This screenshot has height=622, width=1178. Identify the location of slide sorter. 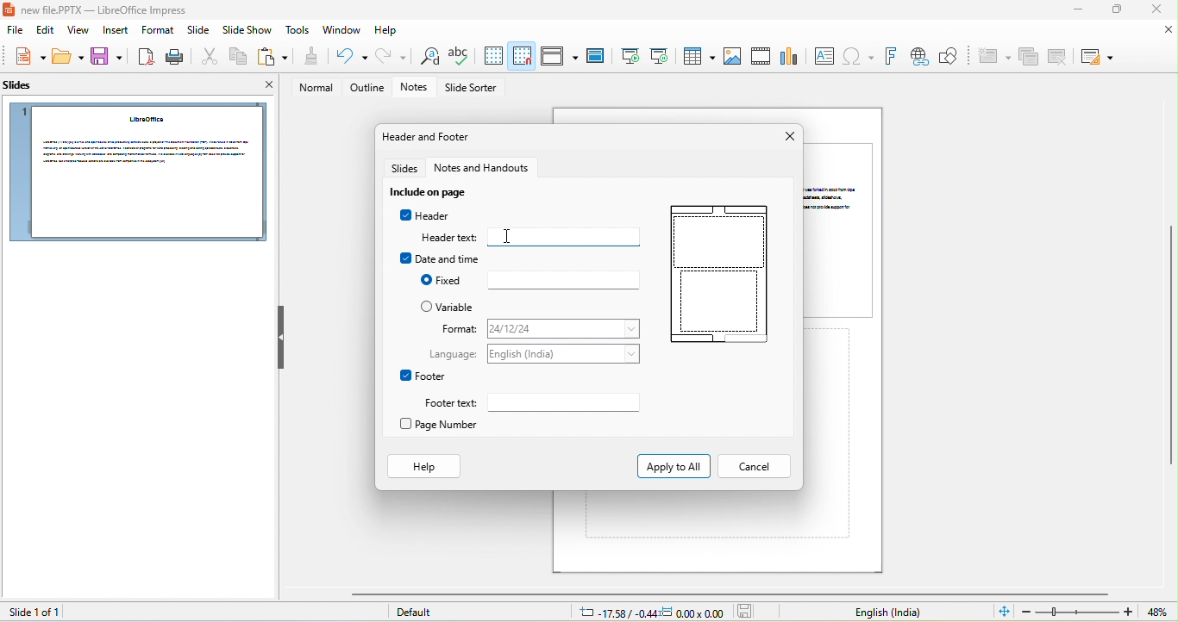
(473, 89).